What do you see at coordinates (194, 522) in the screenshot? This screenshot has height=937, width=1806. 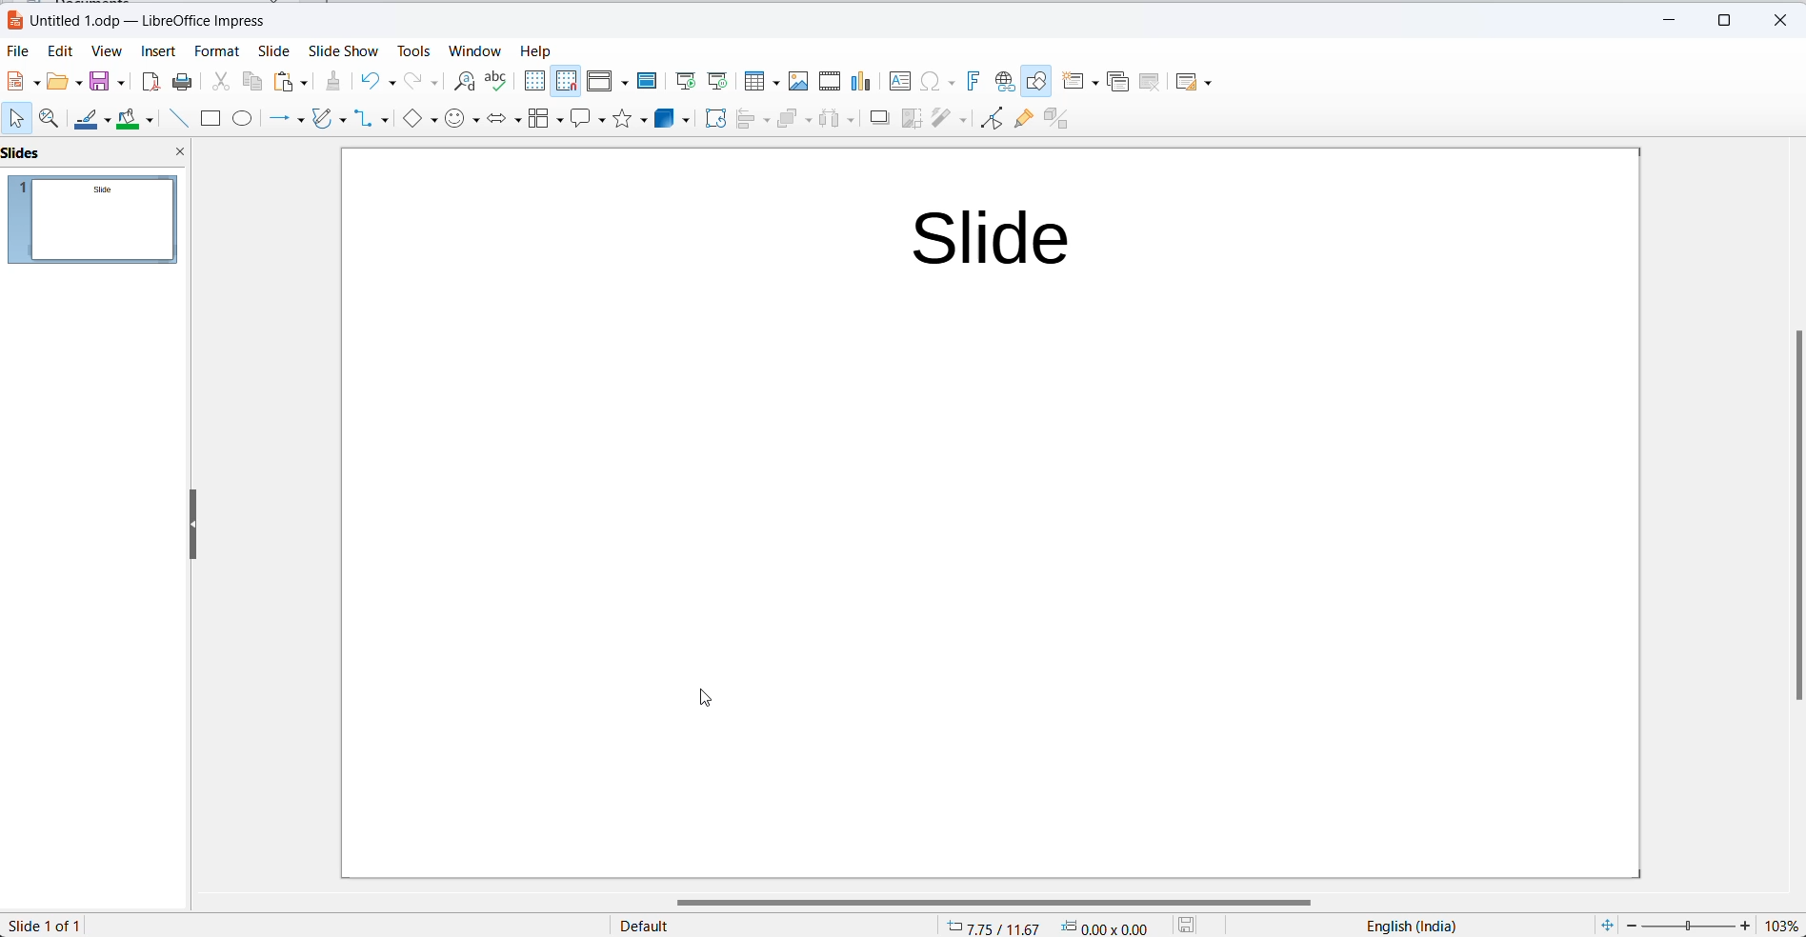 I see `hide left sidebar` at bounding box center [194, 522].